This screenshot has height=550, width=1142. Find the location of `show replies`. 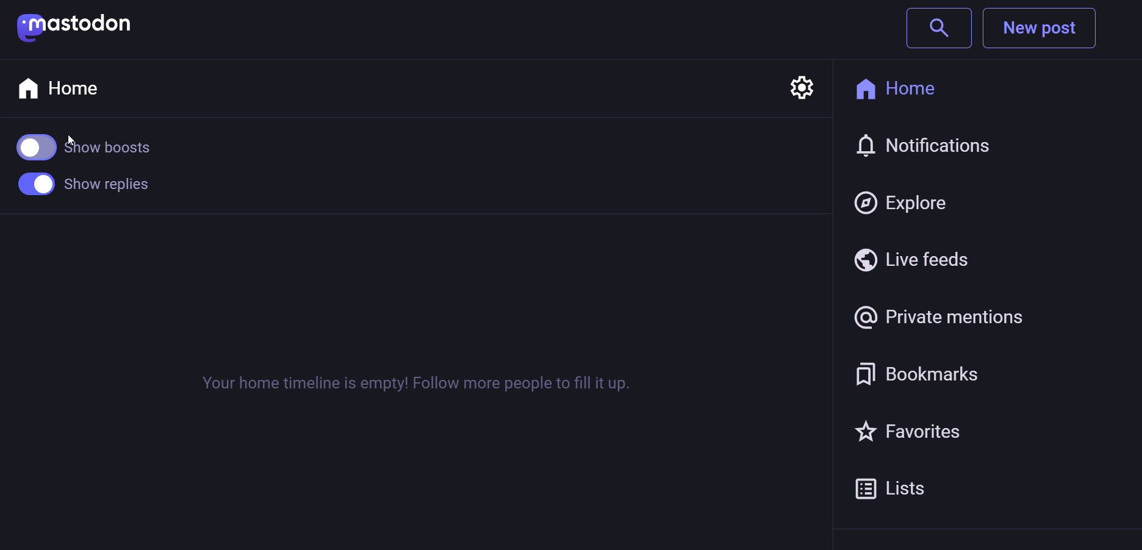

show replies is located at coordinates (91, 186).